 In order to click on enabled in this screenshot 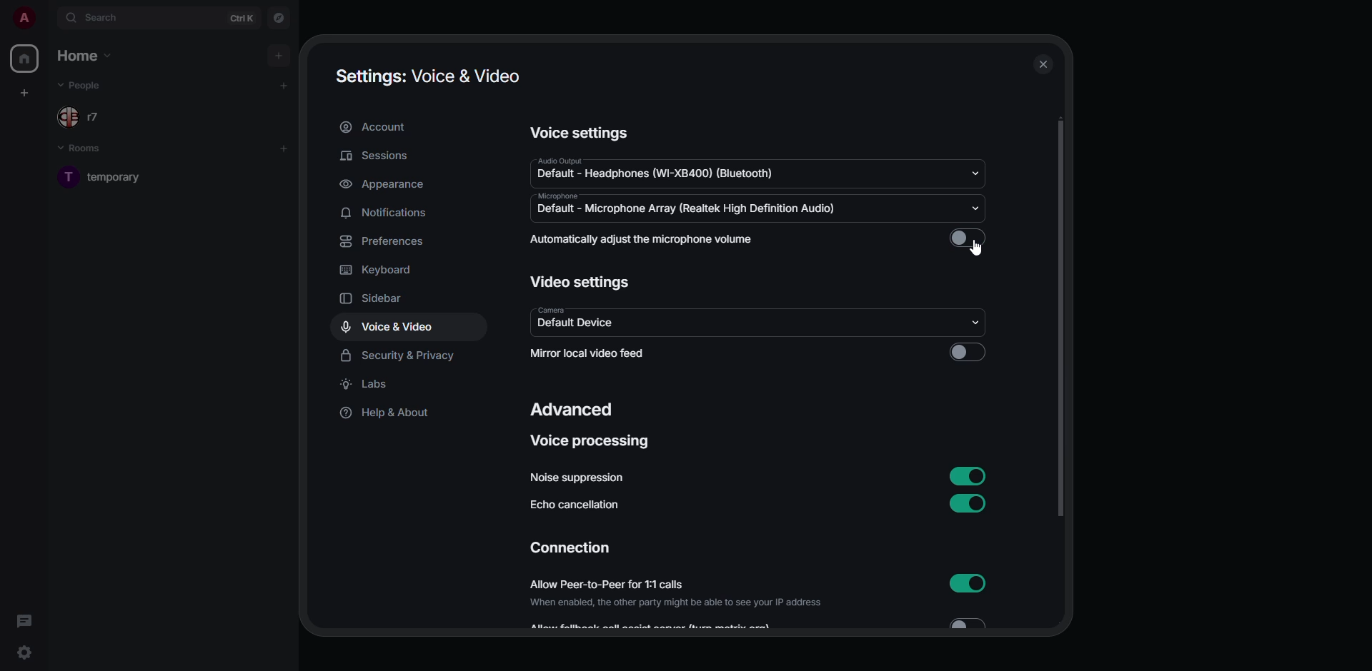, I will do `click(967, 503)`.